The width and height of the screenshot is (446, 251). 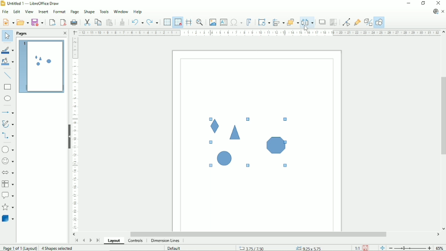 I want to click on Scaling factor, so click(x=357, y=248).